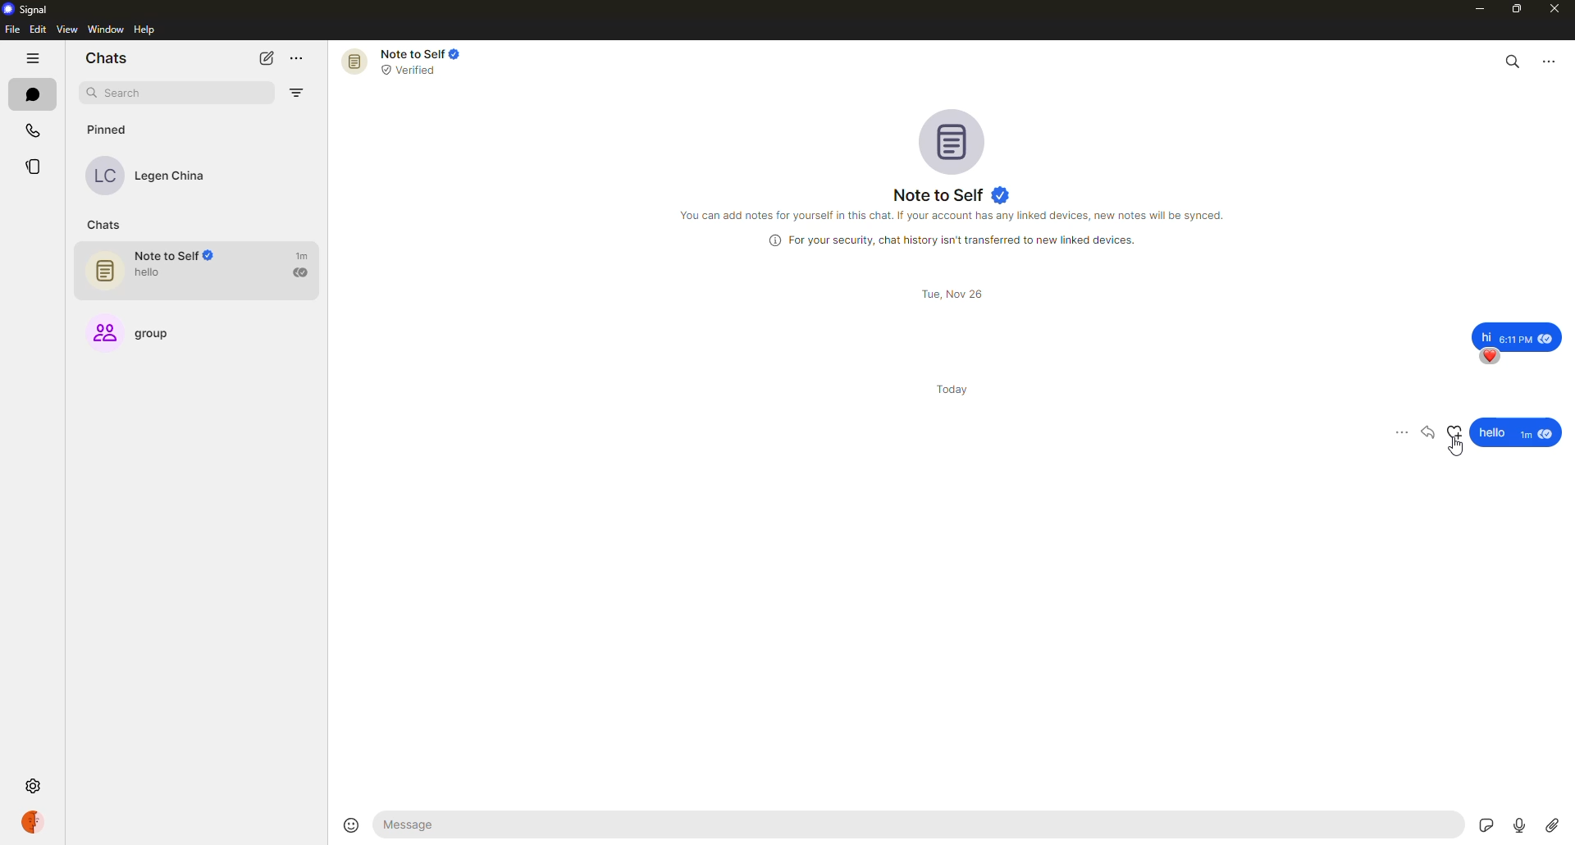 This screenshot has height=845, width=1575. Describe the element at coordinates (33, 129) in the screenshot. I see `calls` at that location.